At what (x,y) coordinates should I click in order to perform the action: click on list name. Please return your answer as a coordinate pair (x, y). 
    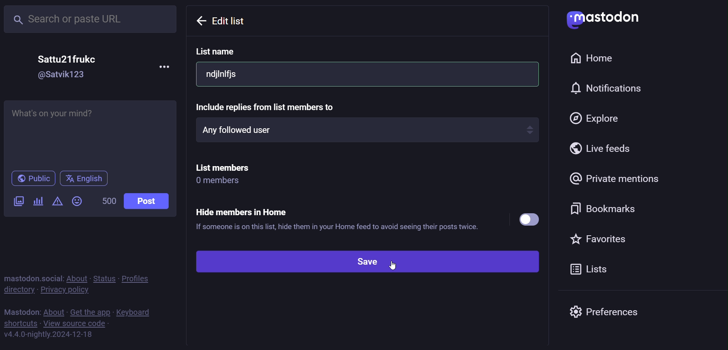
    Looking at the image, I should click on (218, 51).